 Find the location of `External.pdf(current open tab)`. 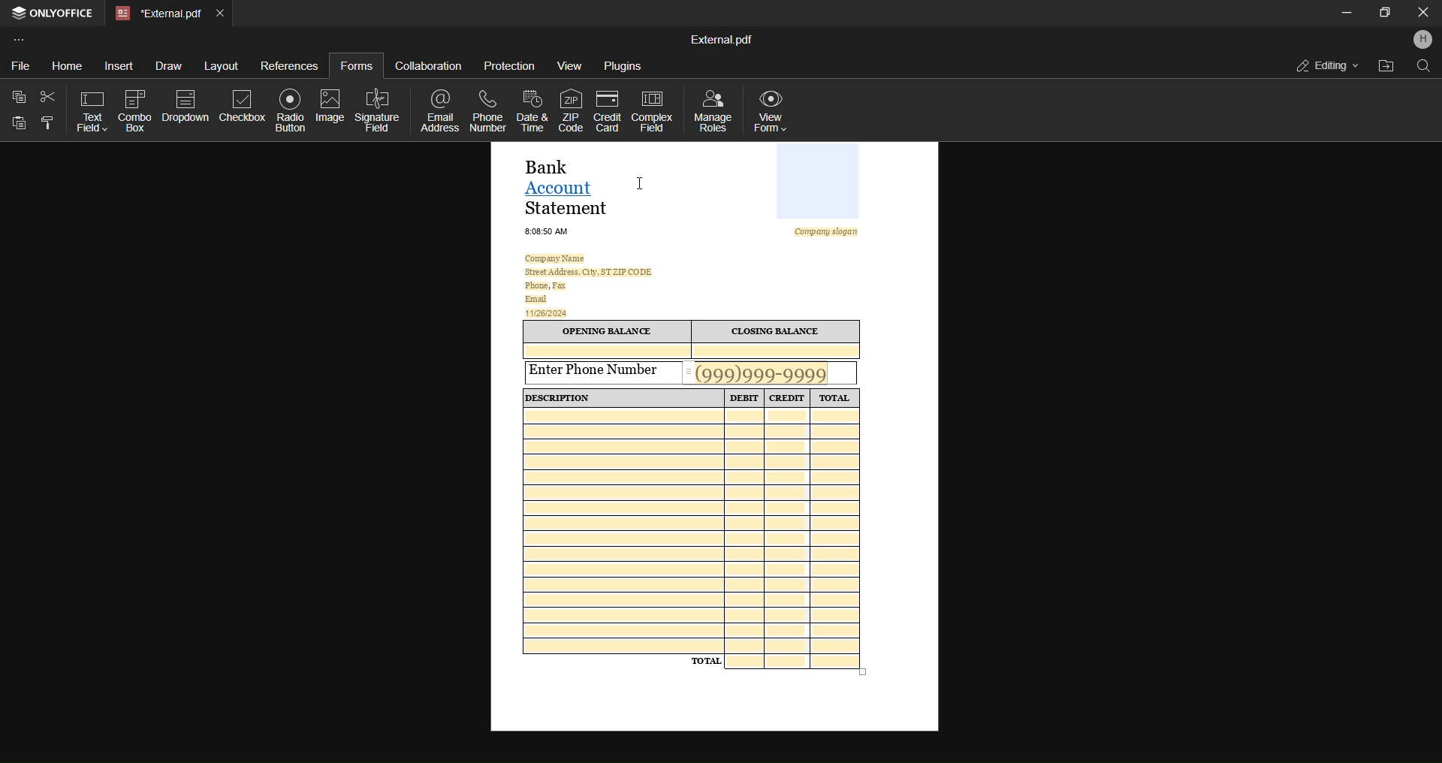

External.pdf(current open tab) is located at coordinates (156, 14).